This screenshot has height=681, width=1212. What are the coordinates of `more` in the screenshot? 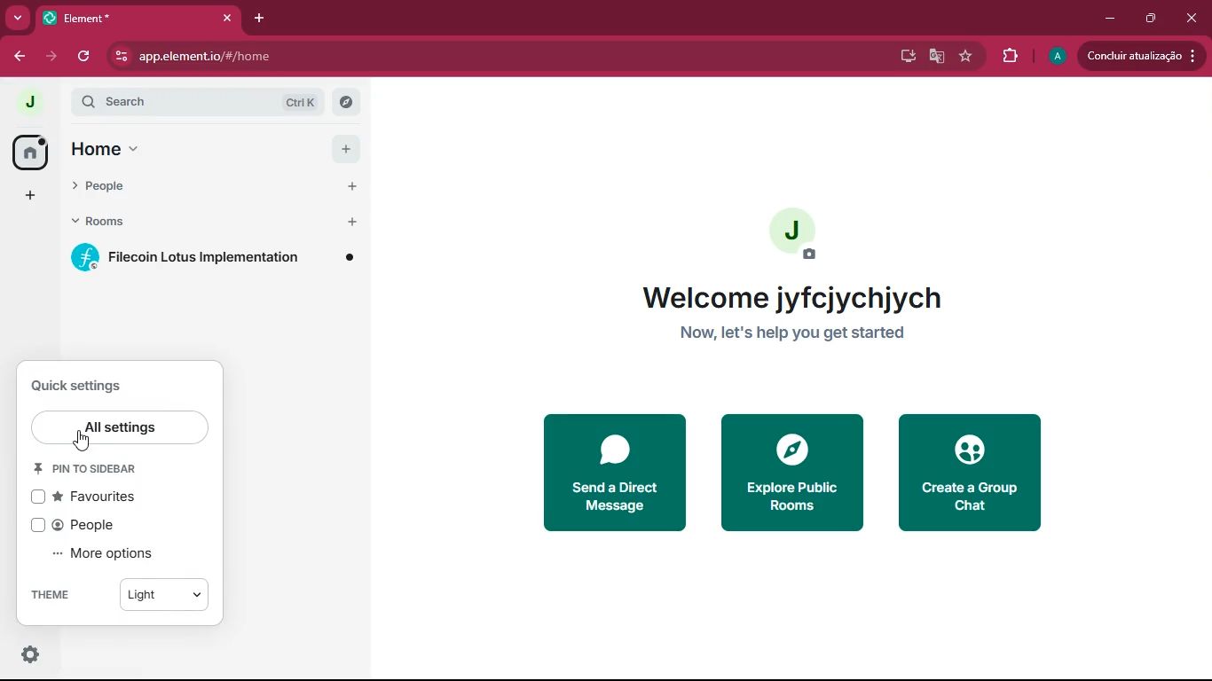 It's located at (19, 19).